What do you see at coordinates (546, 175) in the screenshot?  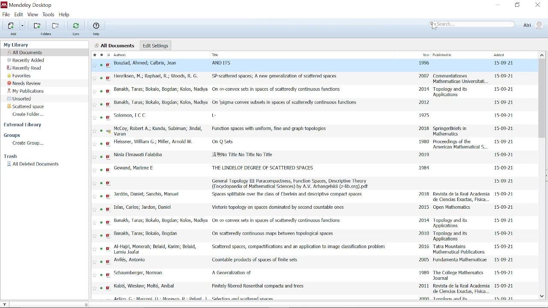 I see `Collapse/Expand` at bounding box center [546, 175].